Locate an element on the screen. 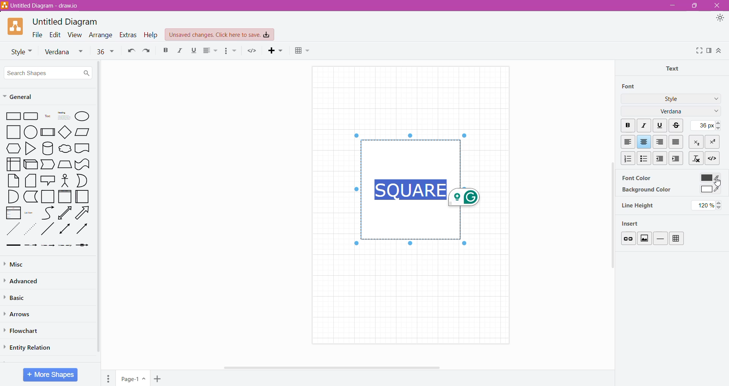  Underline is located at coordinates (193, 50).